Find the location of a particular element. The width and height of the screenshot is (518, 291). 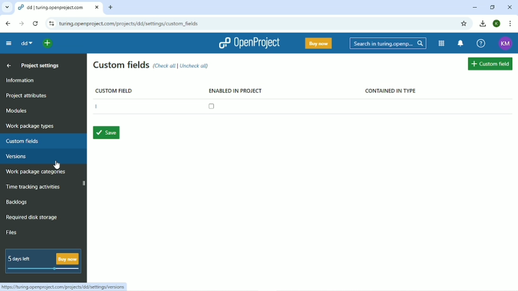

Versions is located at coordinates (16, 156).